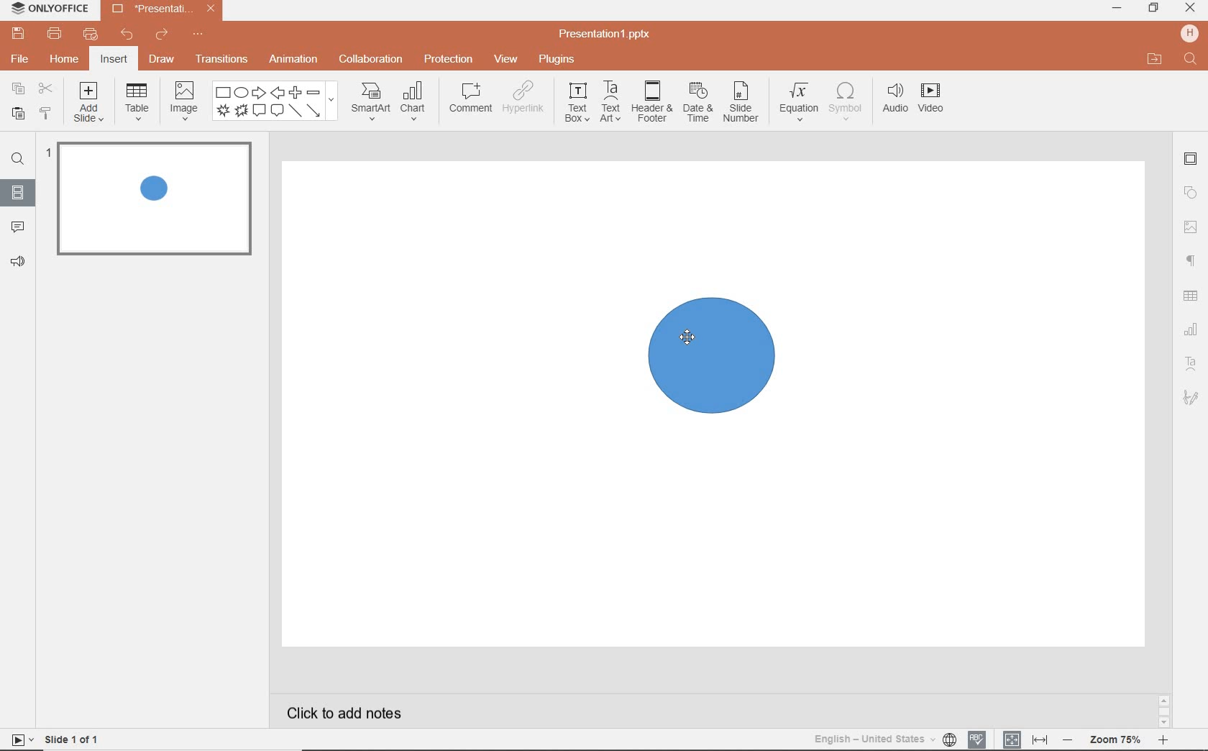  What do you see at coordinates (18, 195) in the screenshot?
I see `slides` at bounding box center [18, 195].